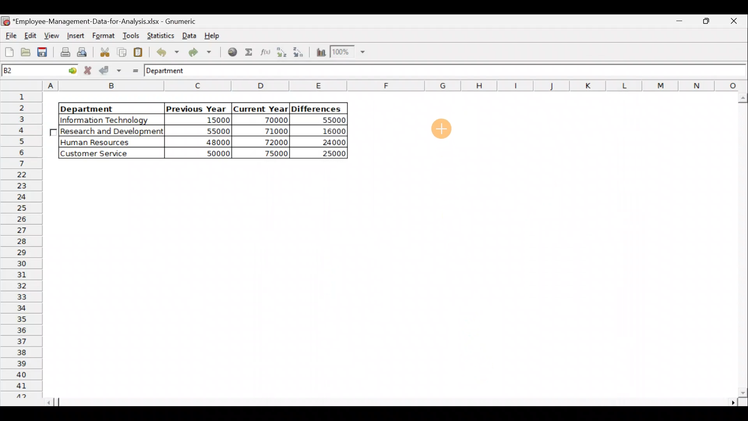 The height and width of the screenshot is (421, 748). Describe the element at coordinates (266, 154) in the screenshot. I see `75000` at that location.